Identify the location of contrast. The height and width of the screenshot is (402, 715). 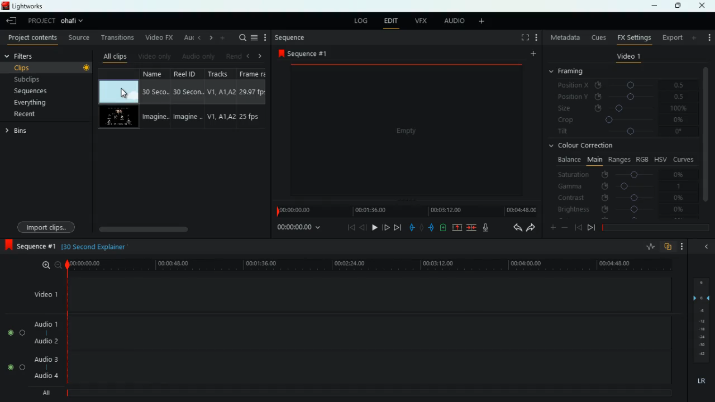
(620, 198).